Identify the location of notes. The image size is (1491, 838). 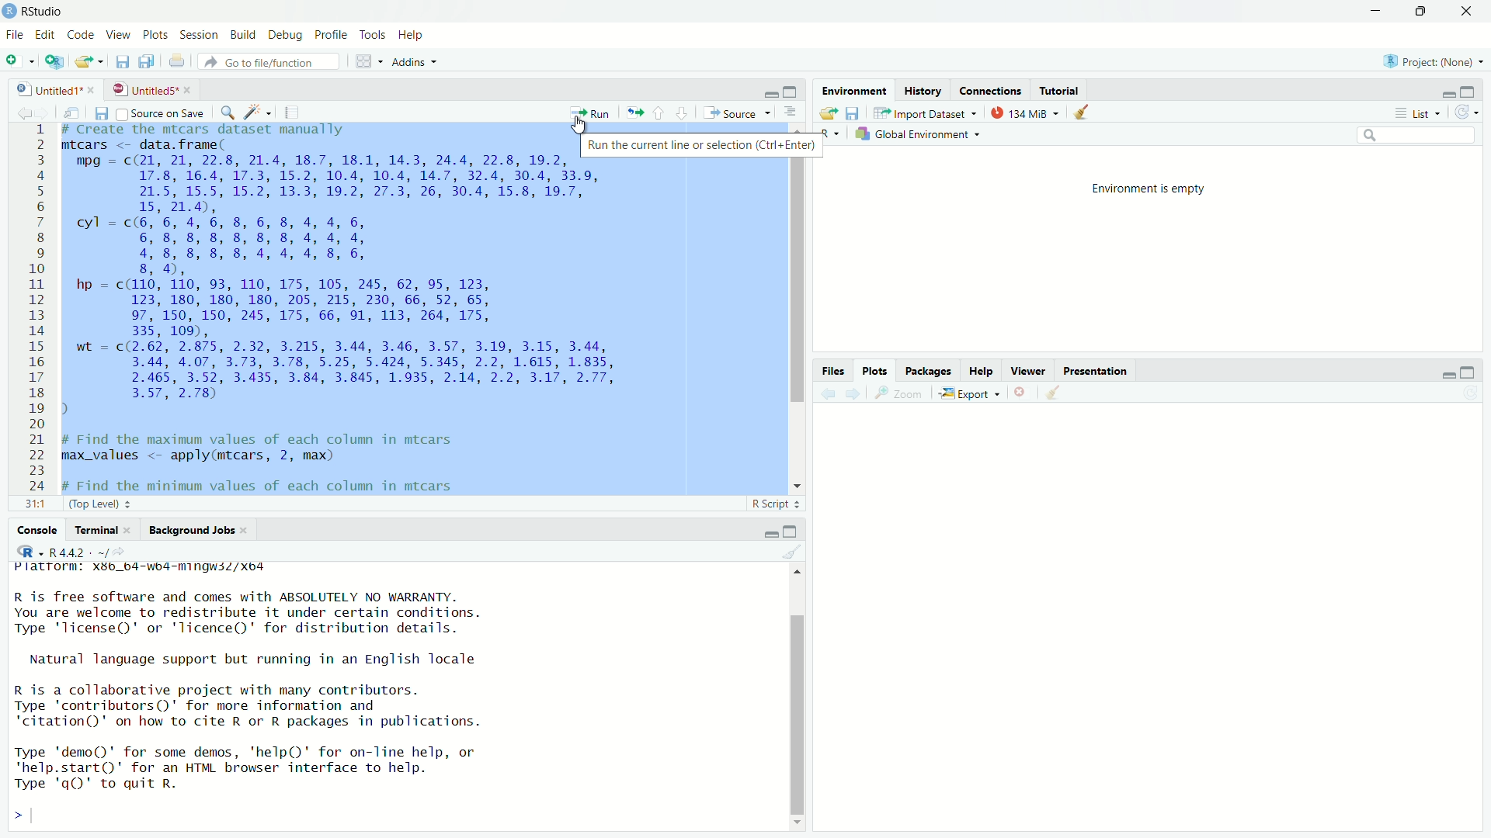
(290, 112).